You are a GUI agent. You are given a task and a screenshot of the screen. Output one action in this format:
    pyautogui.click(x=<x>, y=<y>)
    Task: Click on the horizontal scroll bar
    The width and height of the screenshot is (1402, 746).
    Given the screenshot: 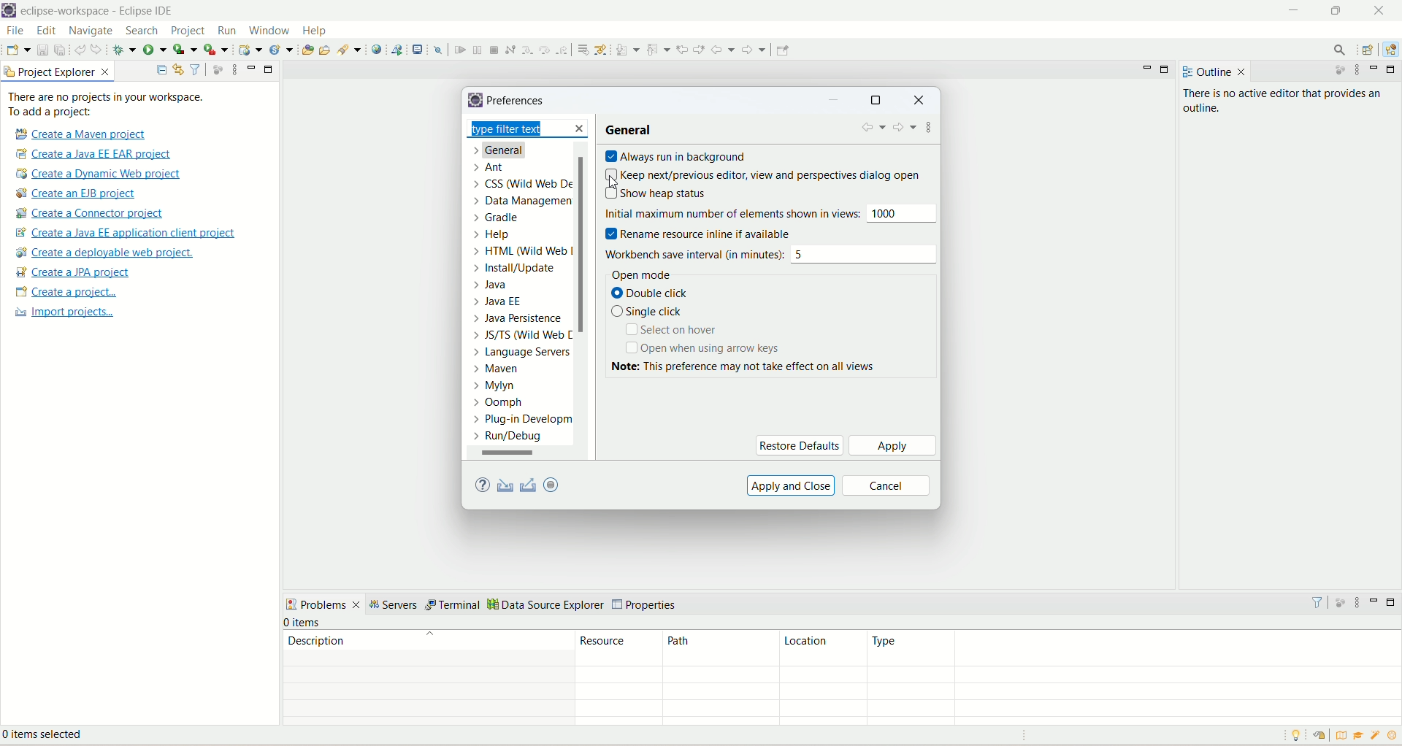 What is the action you would take?
    pyautogui.click(x=518, y=453)
    